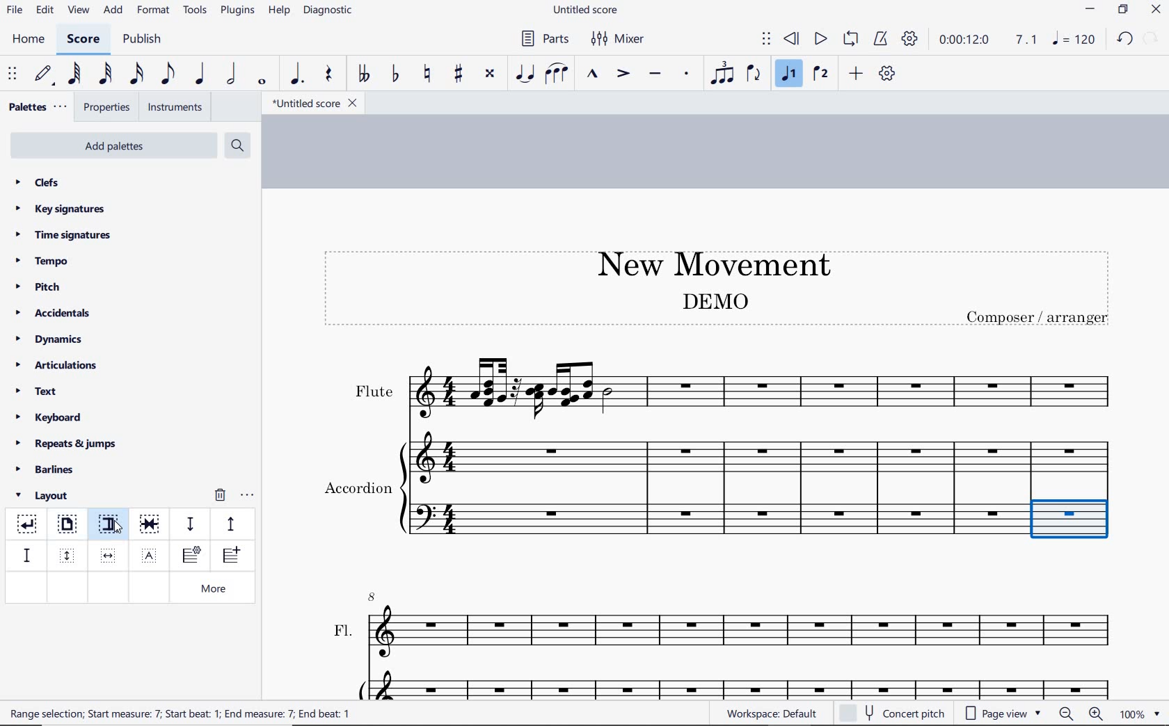  Describe the element at coordinates (749, 633) in the screenshot. I see `FL` at that location.